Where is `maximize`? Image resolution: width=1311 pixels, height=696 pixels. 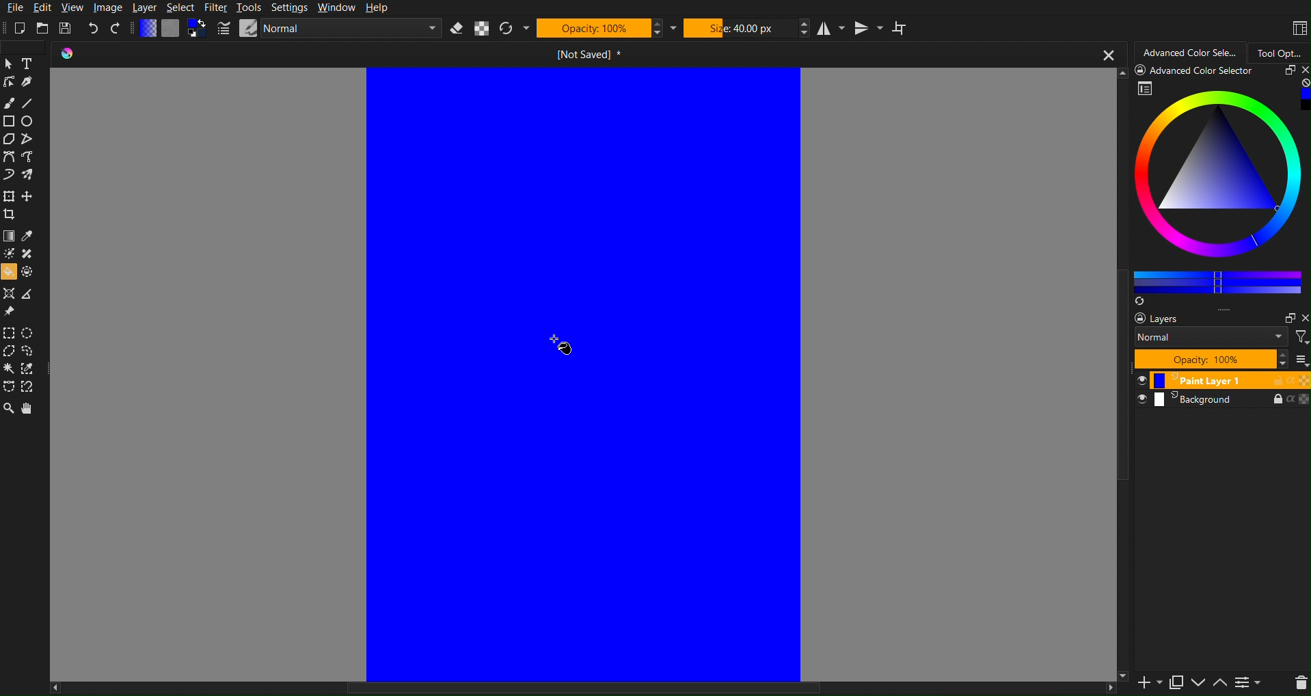 maximize is located at coordinates (1283, 70).